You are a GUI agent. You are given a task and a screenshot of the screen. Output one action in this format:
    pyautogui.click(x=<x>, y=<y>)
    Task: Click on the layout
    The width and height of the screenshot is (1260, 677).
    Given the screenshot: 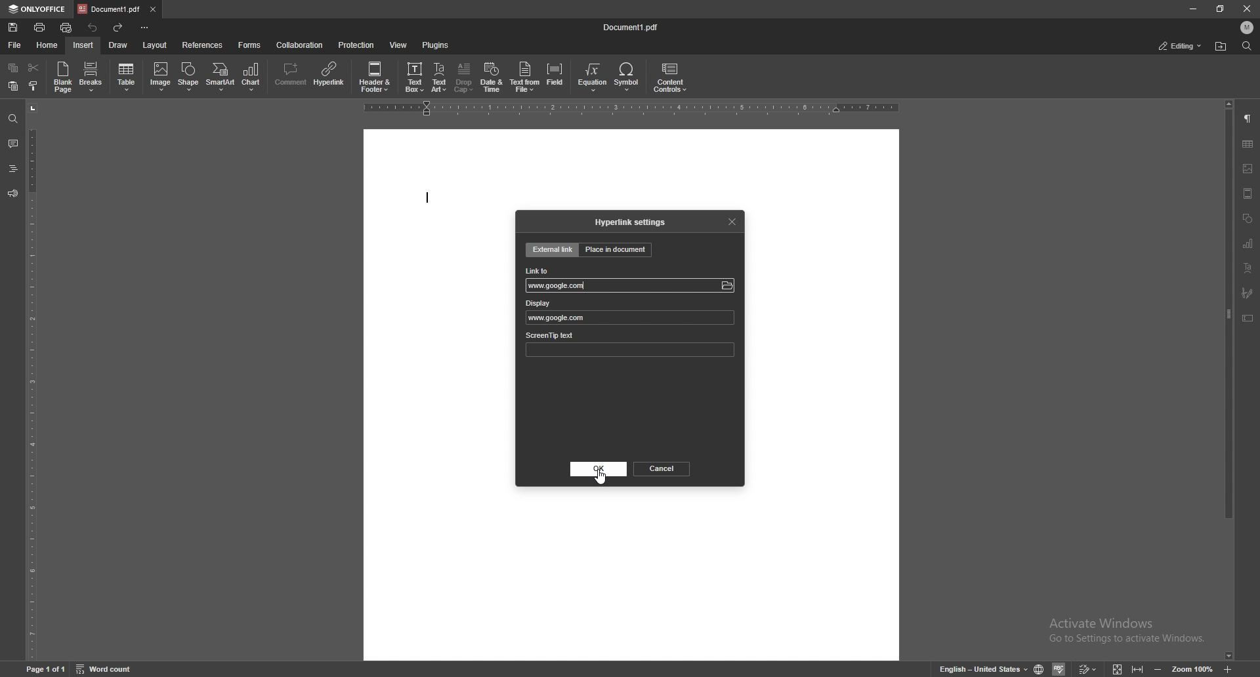 What is the action you would take?
    pyautogui.click(x=157, y=45)
    